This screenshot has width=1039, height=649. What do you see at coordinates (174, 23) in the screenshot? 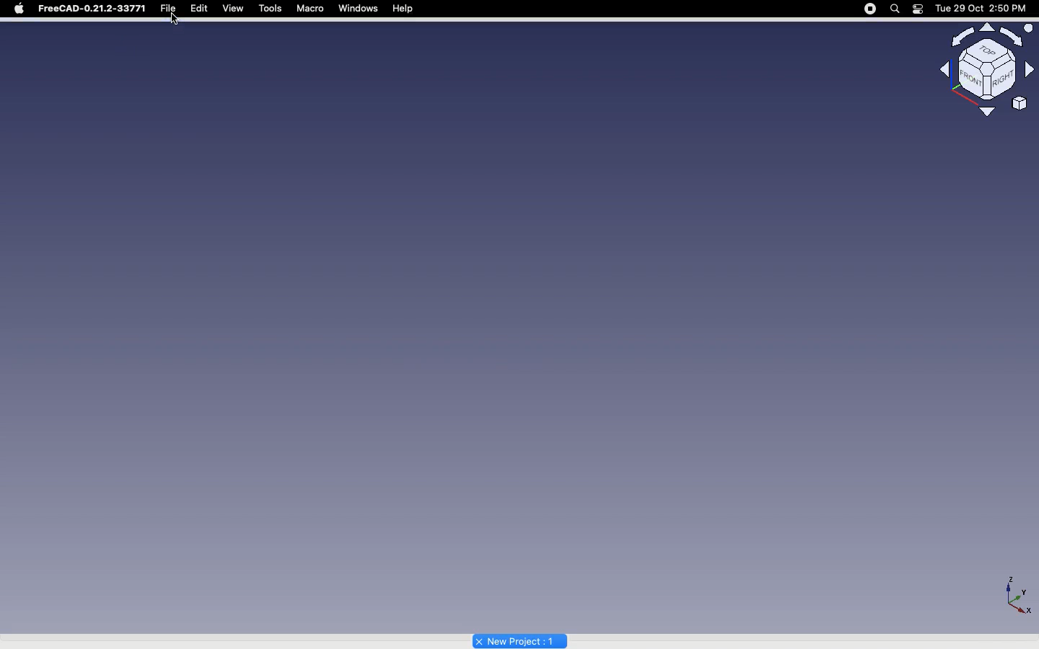
I see `cursor` at bounding box center [174, 23].